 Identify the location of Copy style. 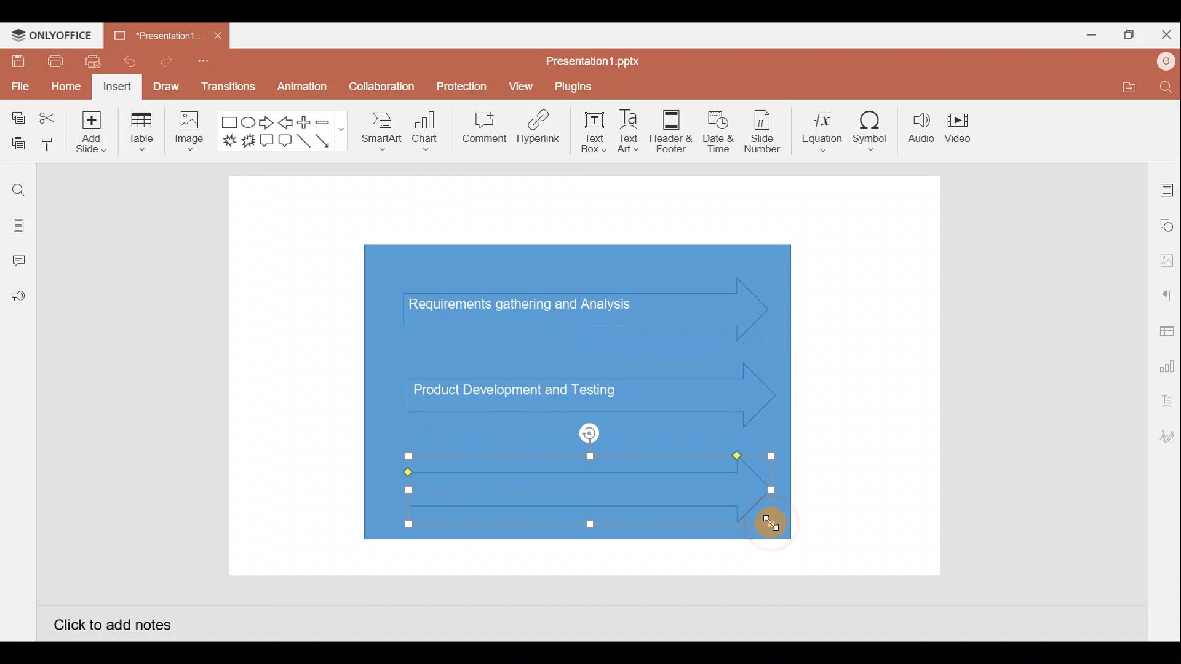
(48, 146).